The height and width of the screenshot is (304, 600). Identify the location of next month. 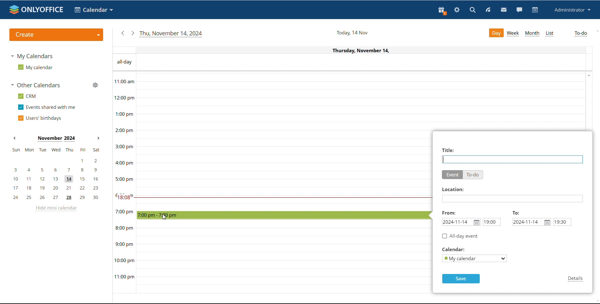
(98, 138).